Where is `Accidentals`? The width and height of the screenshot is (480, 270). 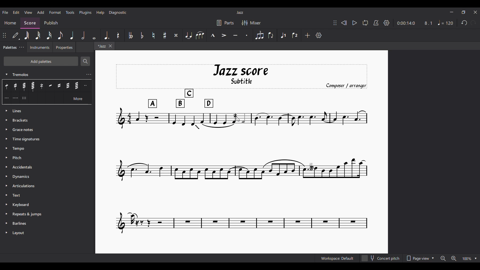 Accidentals is located at coordinates (48, 167).